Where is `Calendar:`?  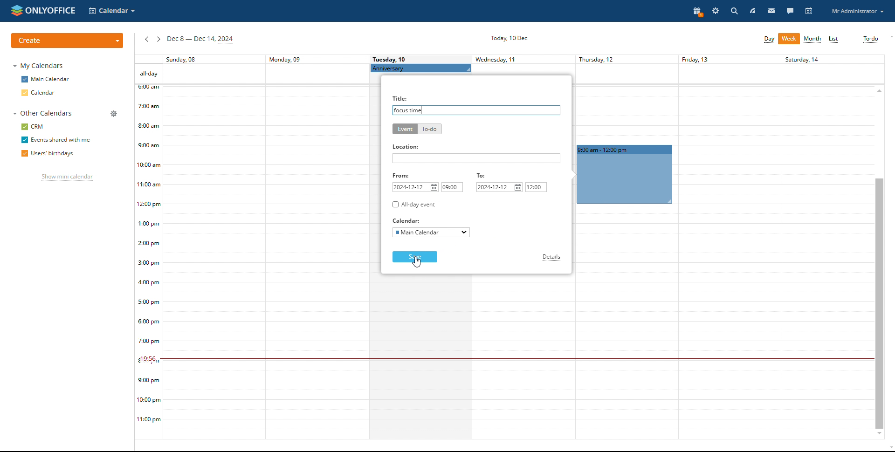
Calendar: is located at coordinates (407, 221).